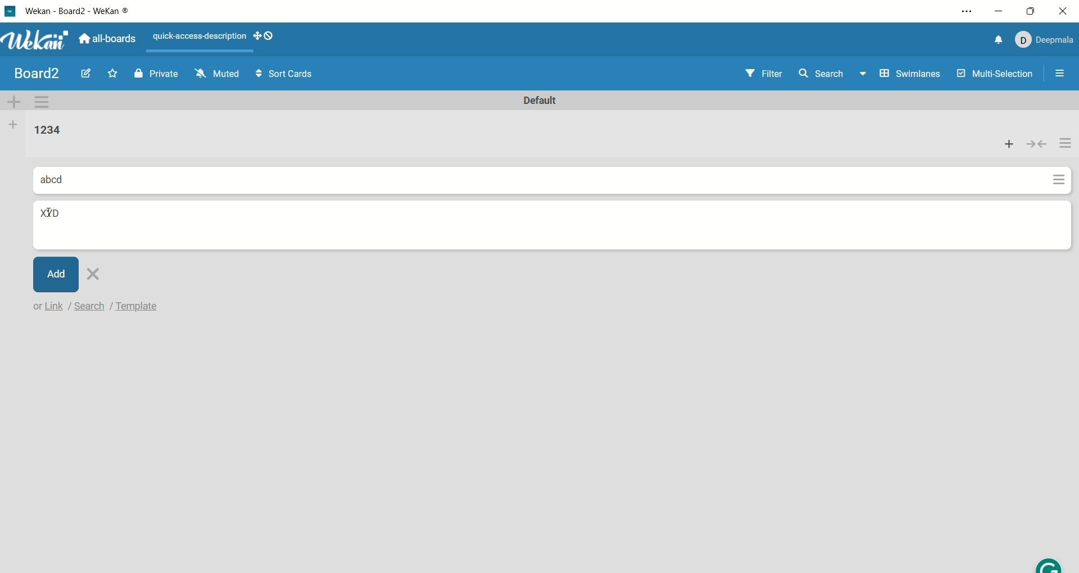 This screenshot has width=1079, height=573. I want to click on account, so click(1044, 38).